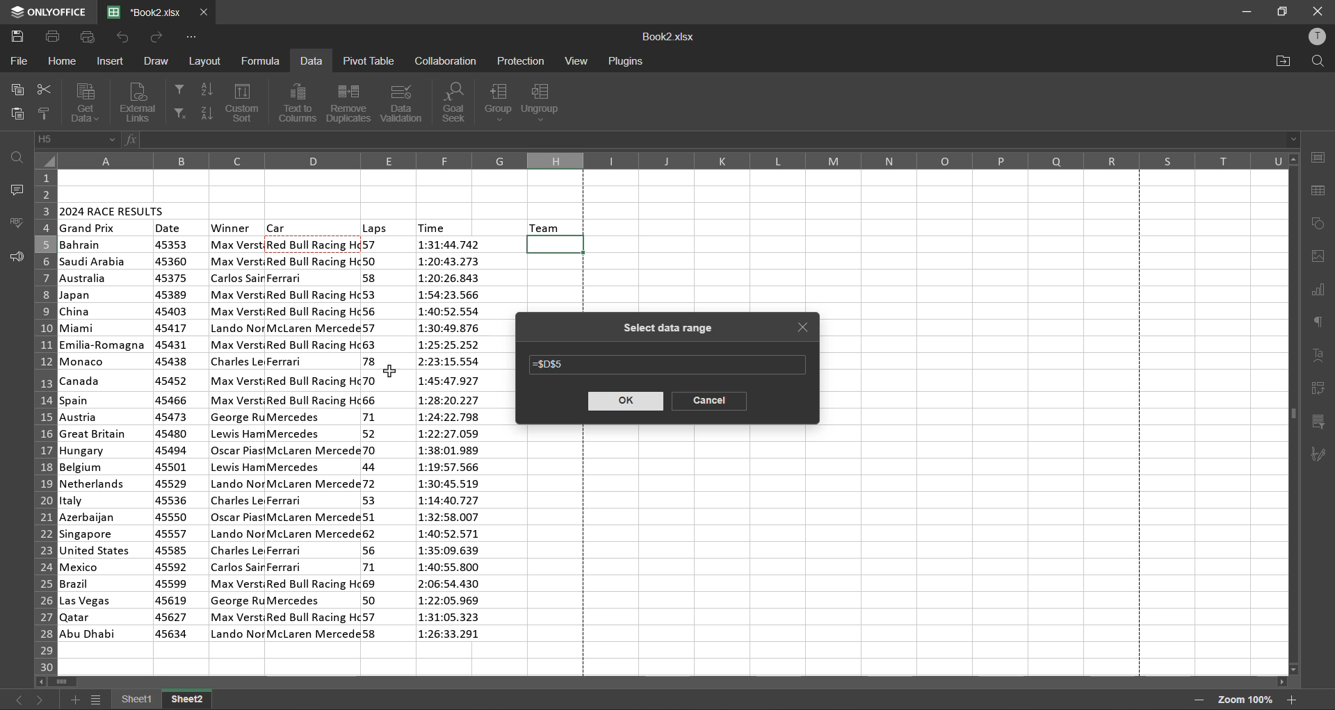 The height and width of the screenshot is (710, 1335). Describe the element at coordinates (207, 111) in the screenshot. I see `sort descending` at that location.